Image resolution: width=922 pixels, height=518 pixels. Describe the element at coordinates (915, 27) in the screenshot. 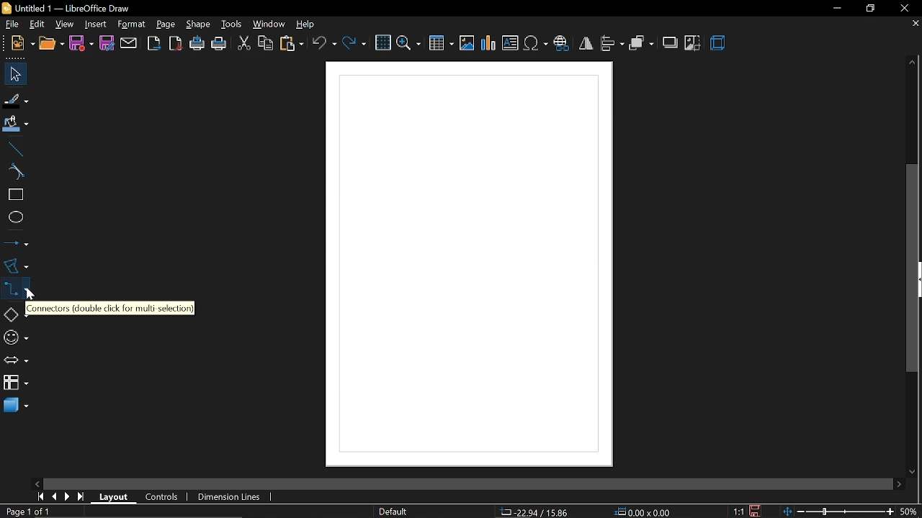

I see `close current tab` at that location.